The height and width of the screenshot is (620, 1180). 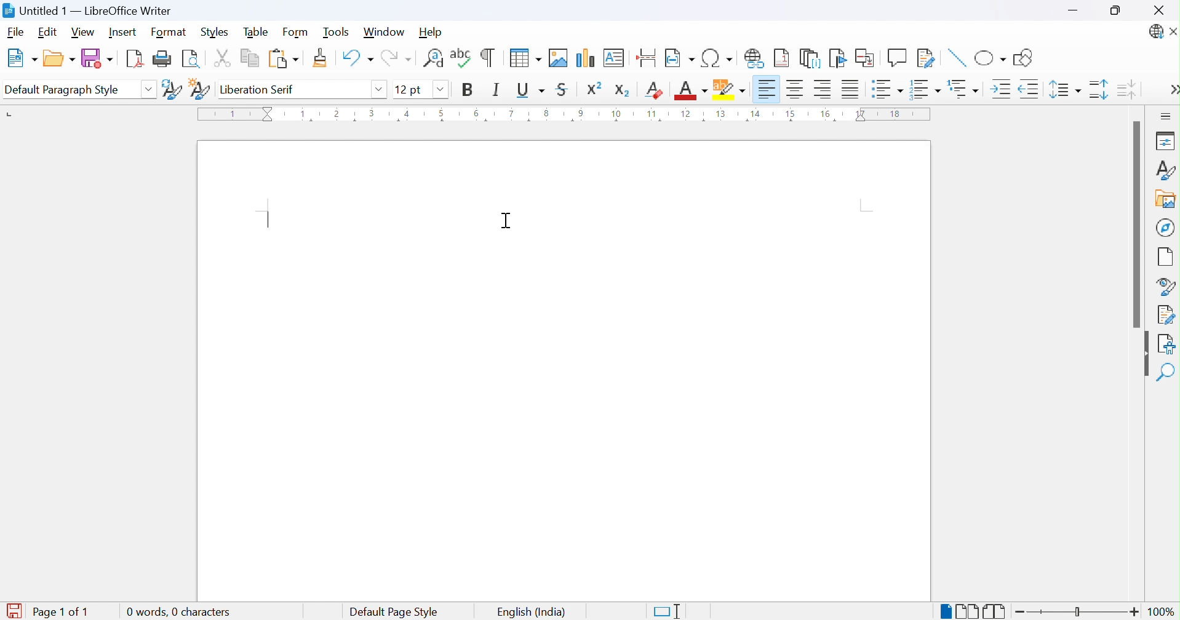 What do you see at coordinates (1127, 90) in the screenshot?
I see `Decrease paragraph spacing` at bounding box center [1127, 90].